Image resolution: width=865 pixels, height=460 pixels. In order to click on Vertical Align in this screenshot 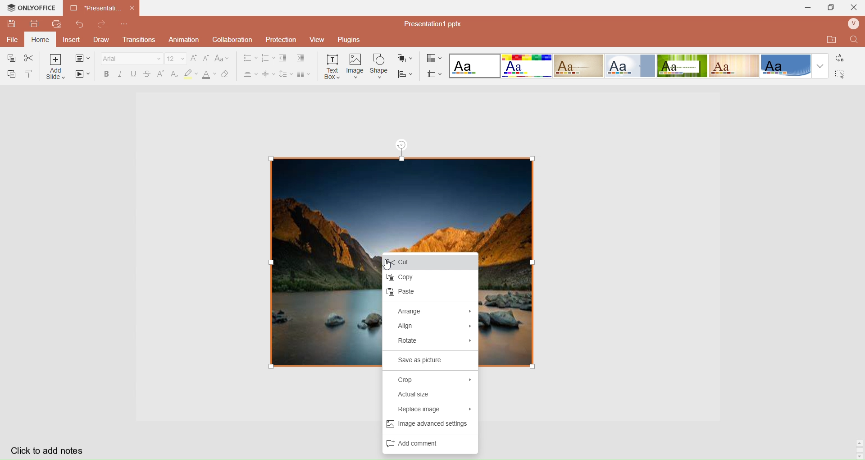, I will do `click(269, 74)`.